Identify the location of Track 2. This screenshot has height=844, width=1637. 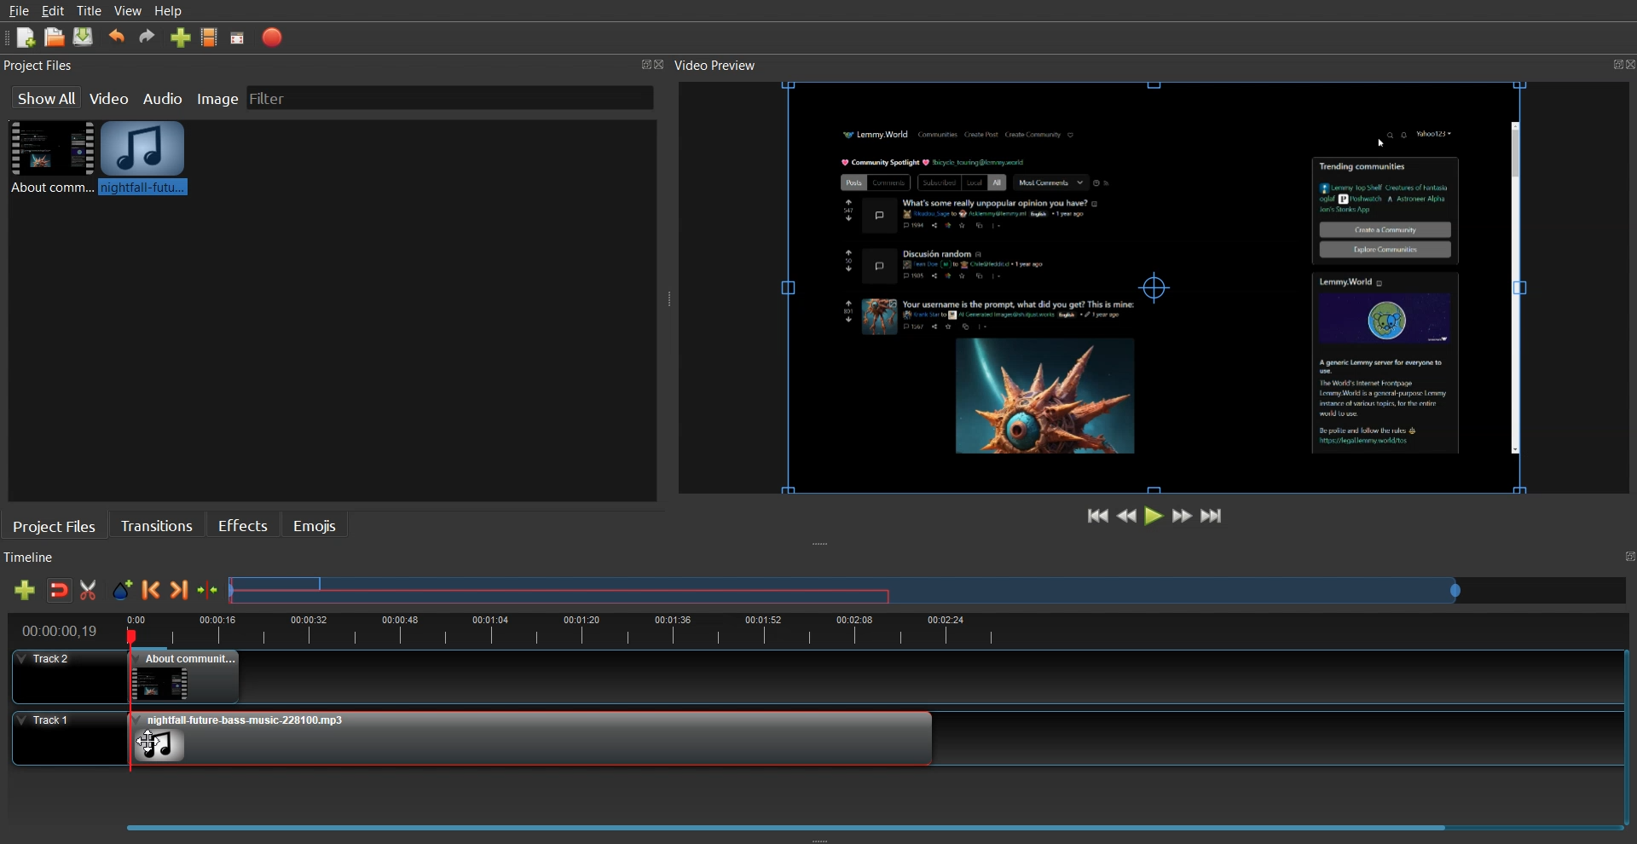
(804, 677).